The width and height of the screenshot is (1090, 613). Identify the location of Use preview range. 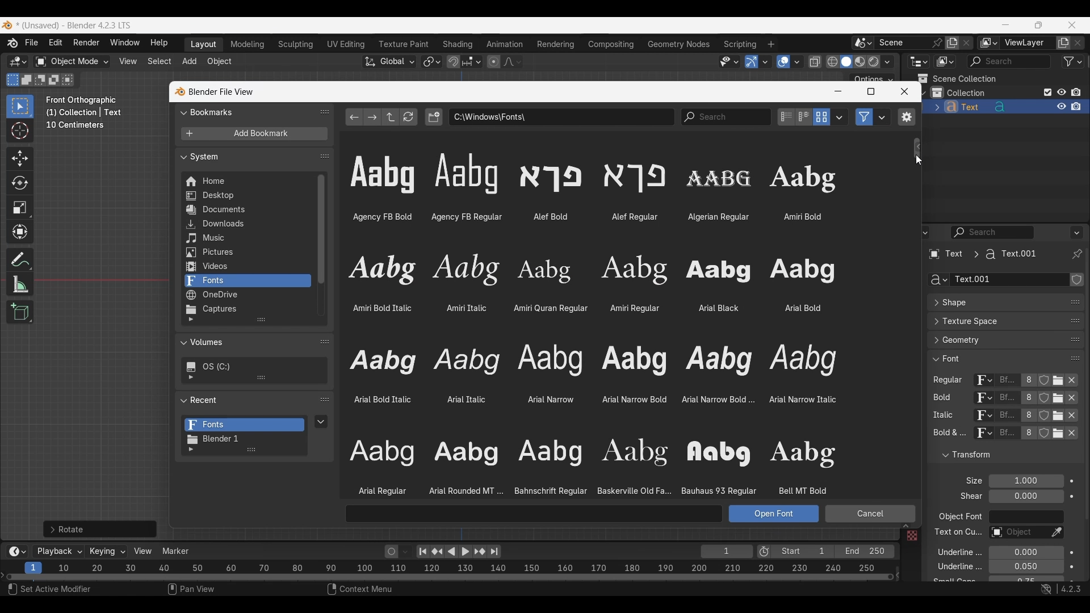
(764, 552).